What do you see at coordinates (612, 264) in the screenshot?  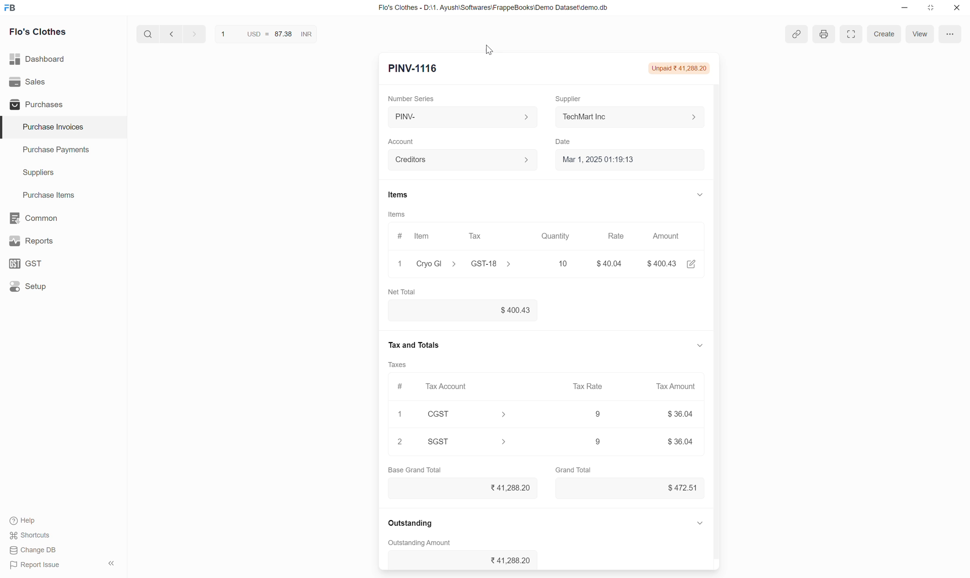 I see `$40.04` at bounding box center [612, 264].